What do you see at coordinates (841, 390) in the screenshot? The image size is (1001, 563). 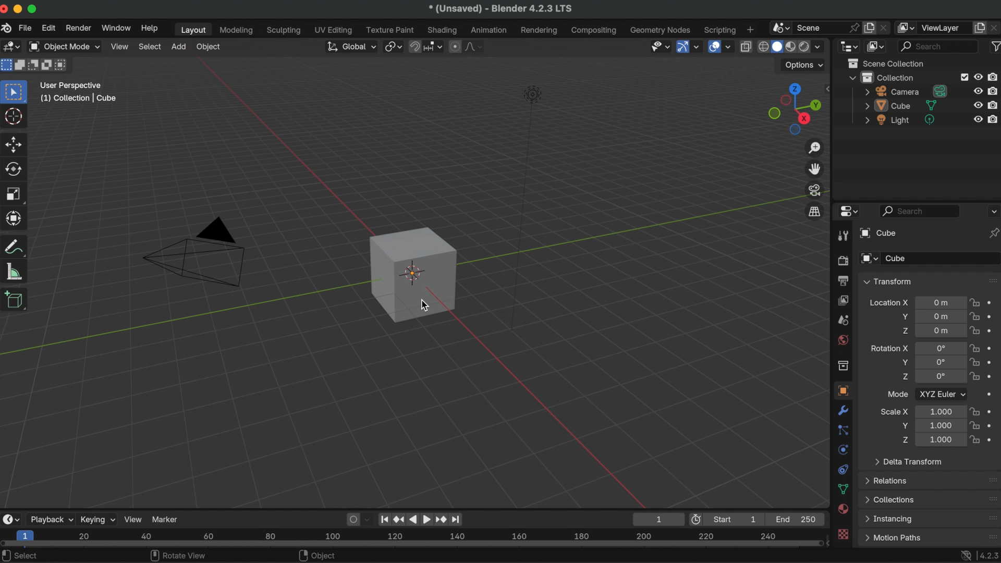 I see `object` at bounding box center [841, 390].